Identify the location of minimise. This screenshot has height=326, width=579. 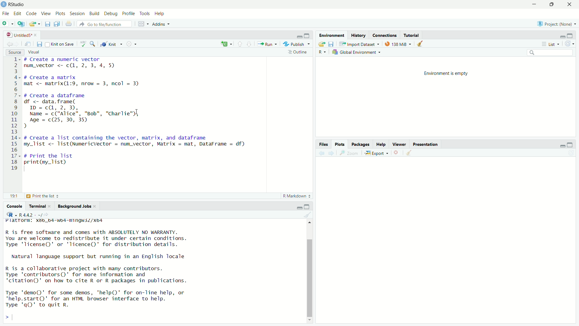
(529, 6).